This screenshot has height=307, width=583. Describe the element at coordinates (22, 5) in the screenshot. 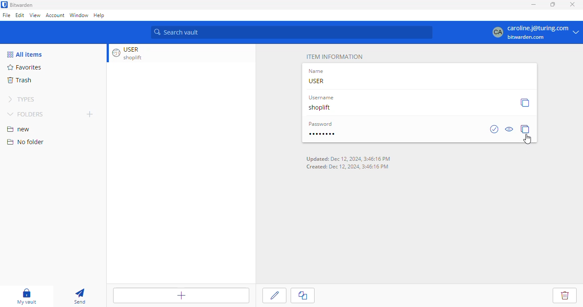

I see `bitwarden` at that location.